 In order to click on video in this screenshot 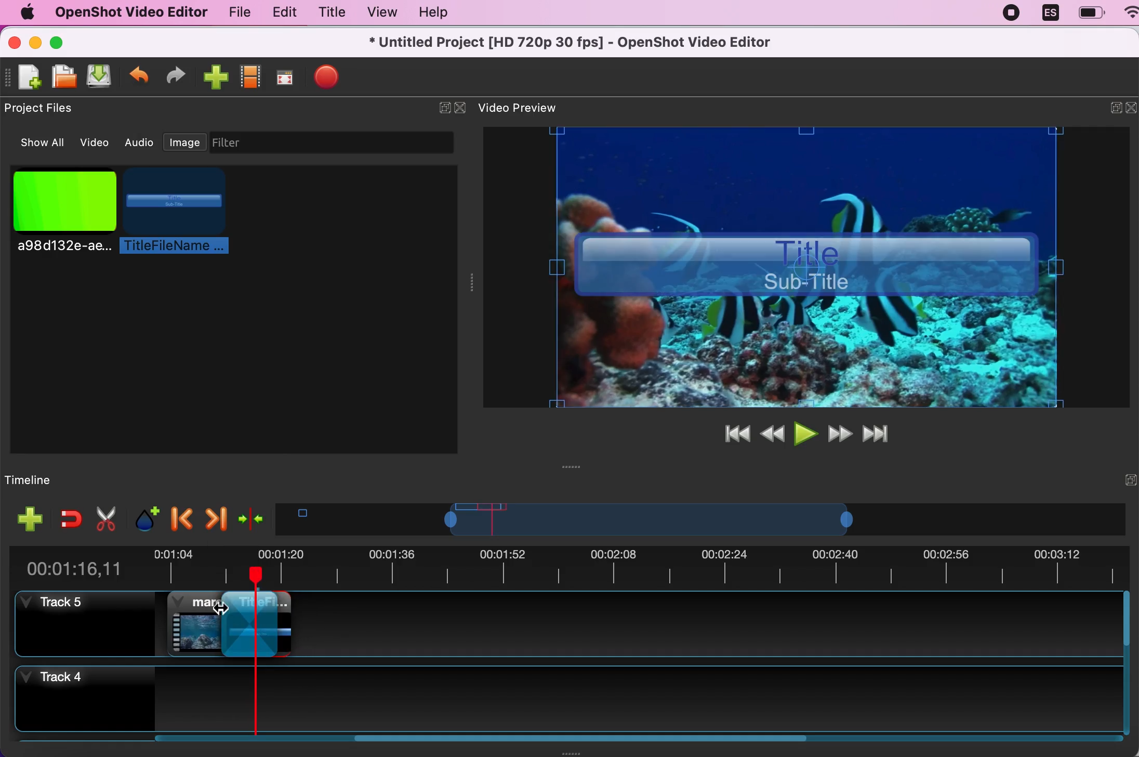, I will do `click(96, 141)`.